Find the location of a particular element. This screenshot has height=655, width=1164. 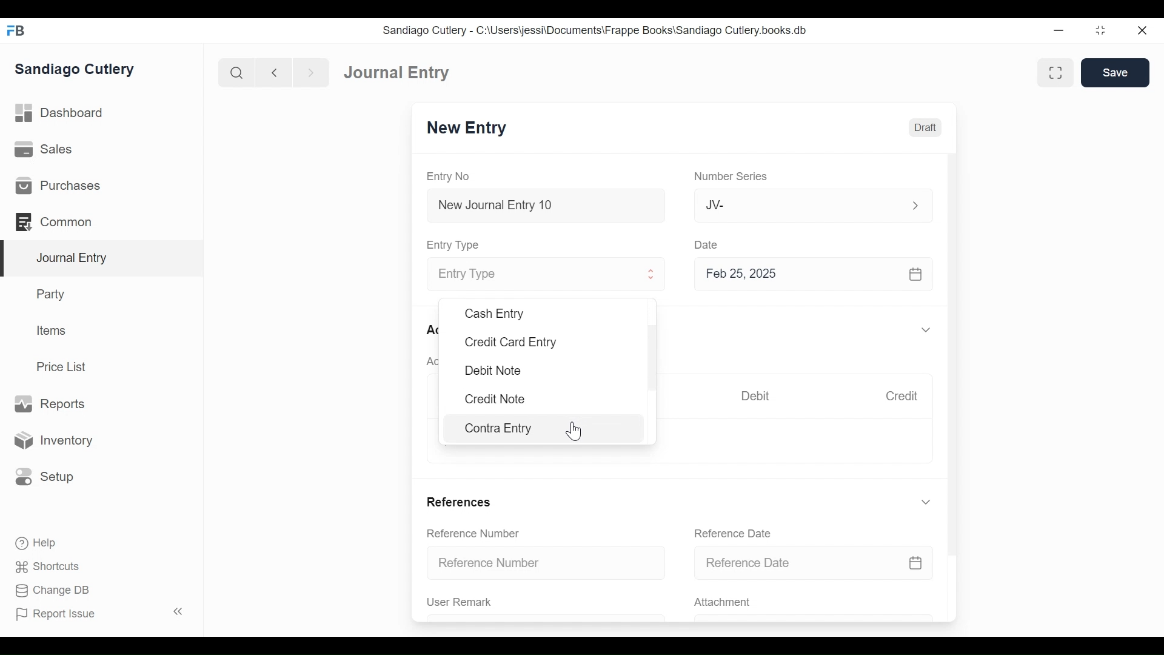

Reference Number is located at coordinates (548, 563).